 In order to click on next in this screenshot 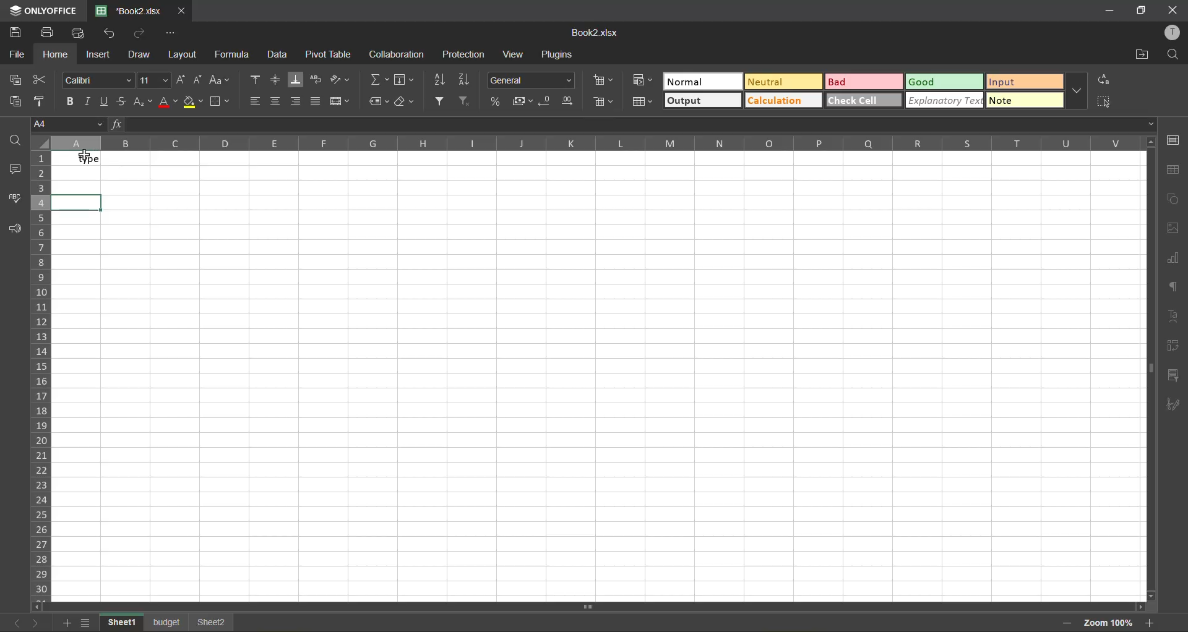, I will do `click(37, 621)`.